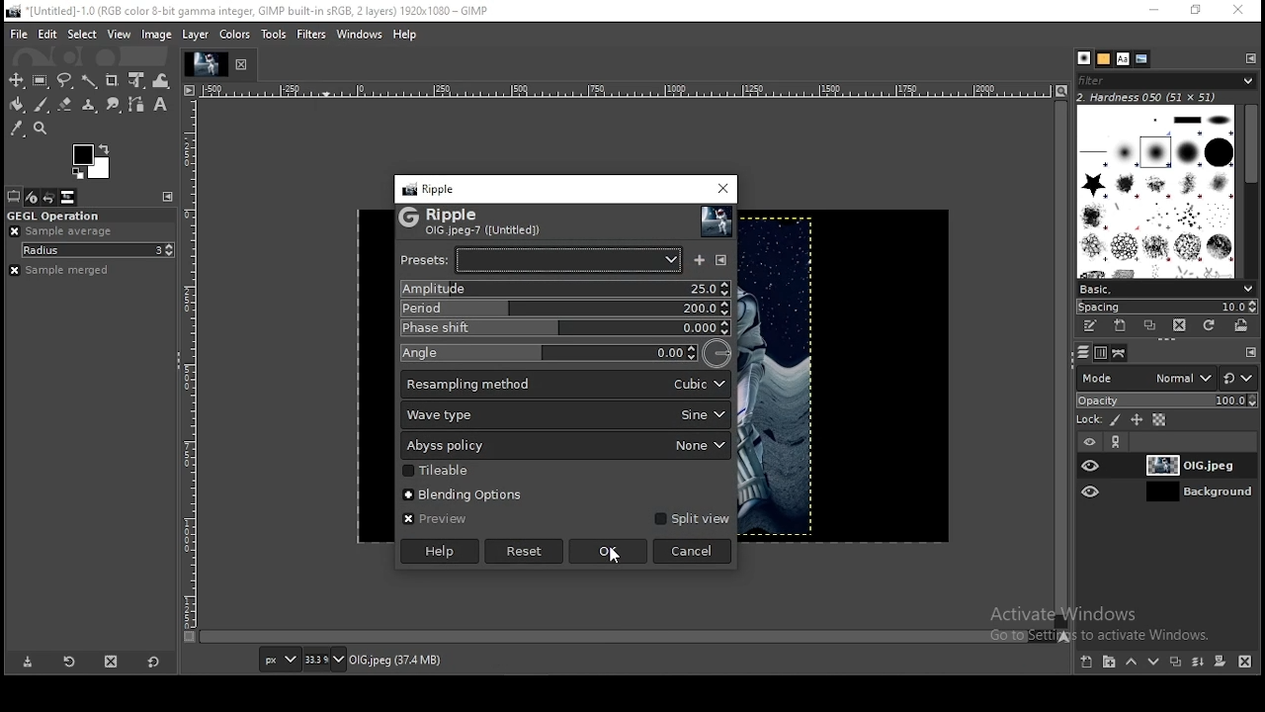 This screenshot has width=1265, height=712. What do you see at coordinates (311, 35) in the screenshot?
I see `filters` at bounding box center [311, 35].